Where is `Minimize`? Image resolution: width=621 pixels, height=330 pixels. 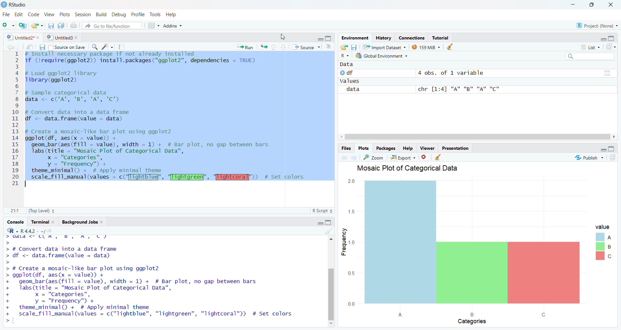
Minimize is located at coordinates (320, 39).